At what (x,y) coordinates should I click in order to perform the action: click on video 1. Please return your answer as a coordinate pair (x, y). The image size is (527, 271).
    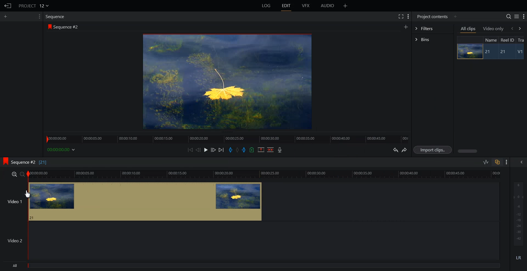
    Looking at the image, I should click on (131, 201).